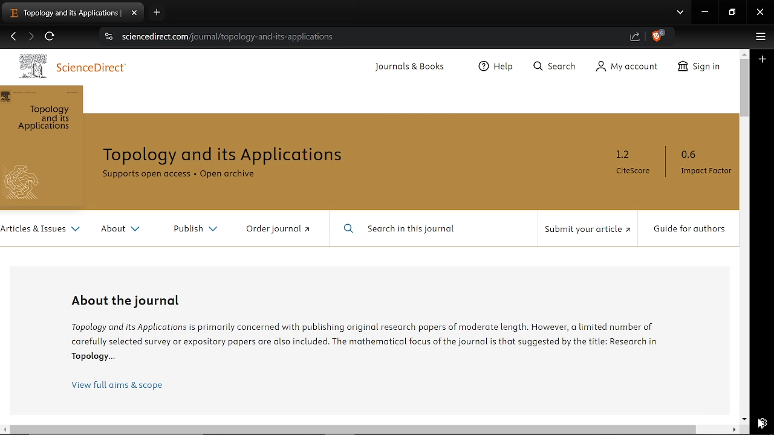 The height and width of the screenshot is (435, 774). I want to click on REstore down, so click(733, 13).